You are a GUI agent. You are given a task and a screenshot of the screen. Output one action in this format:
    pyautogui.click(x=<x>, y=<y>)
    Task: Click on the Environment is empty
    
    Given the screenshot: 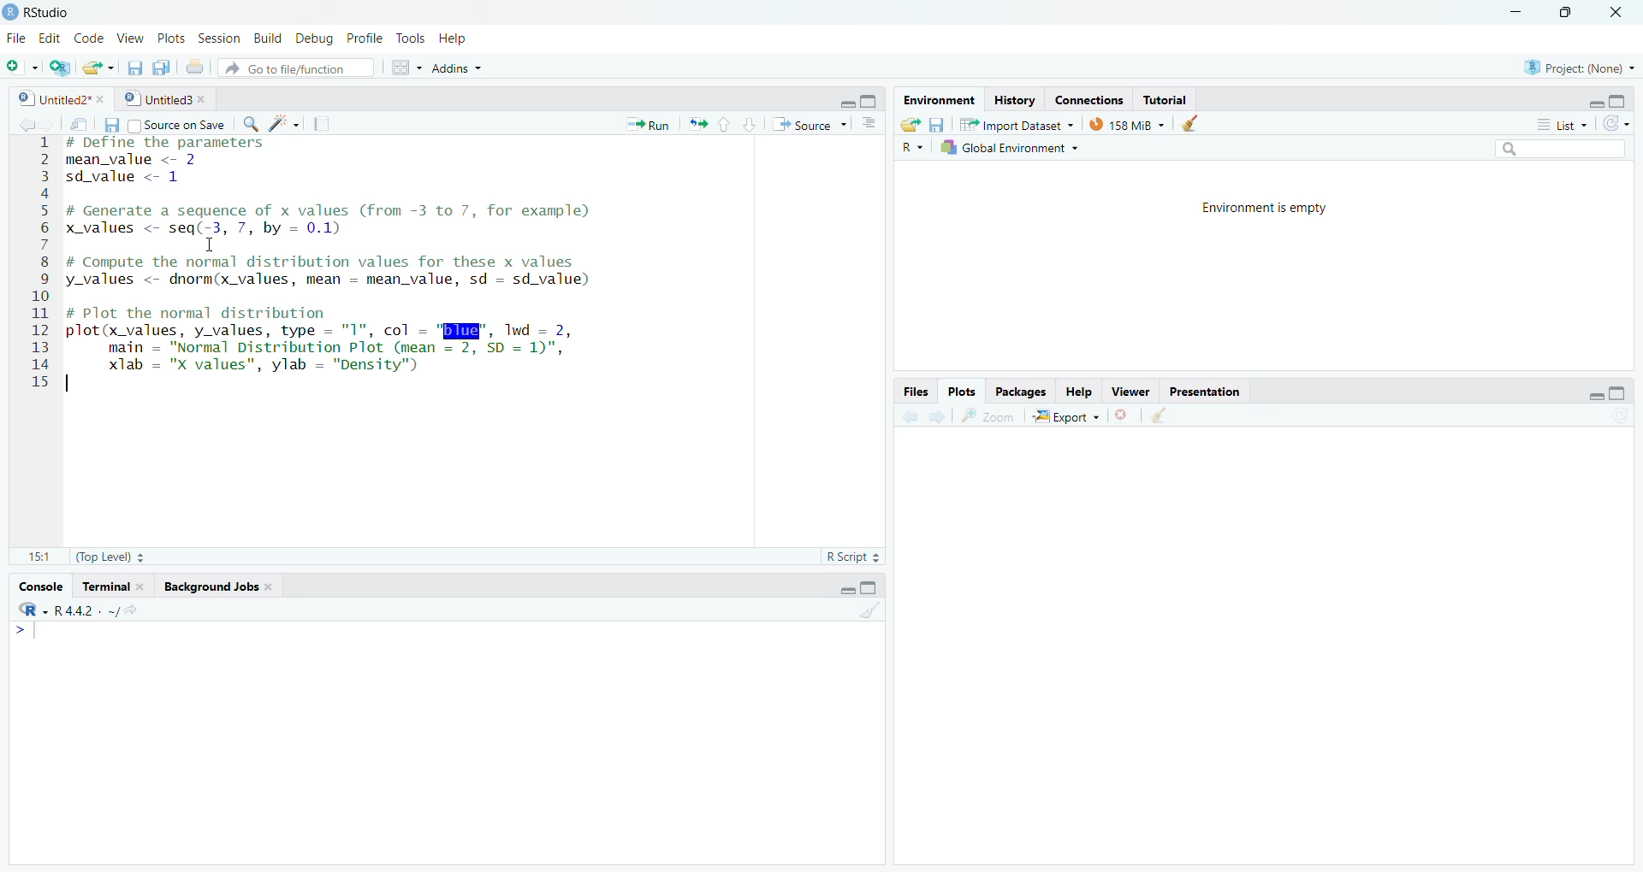 What is the action you would take?
    pyautogui.click(x=1260, y=208)
    